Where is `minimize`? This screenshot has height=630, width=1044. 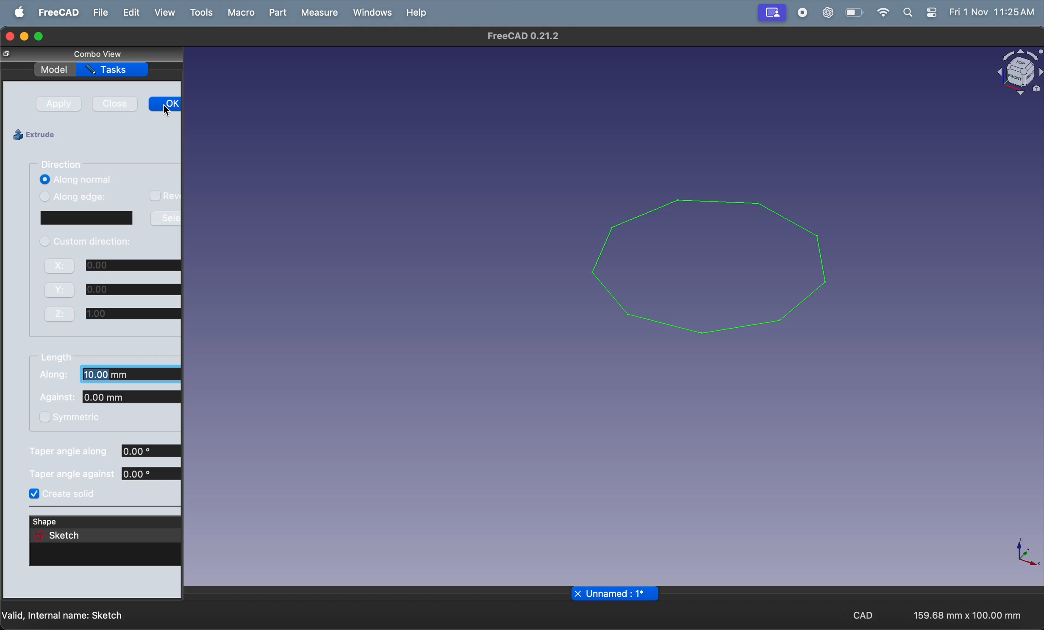 minimize is located at coordinates (25, 37).